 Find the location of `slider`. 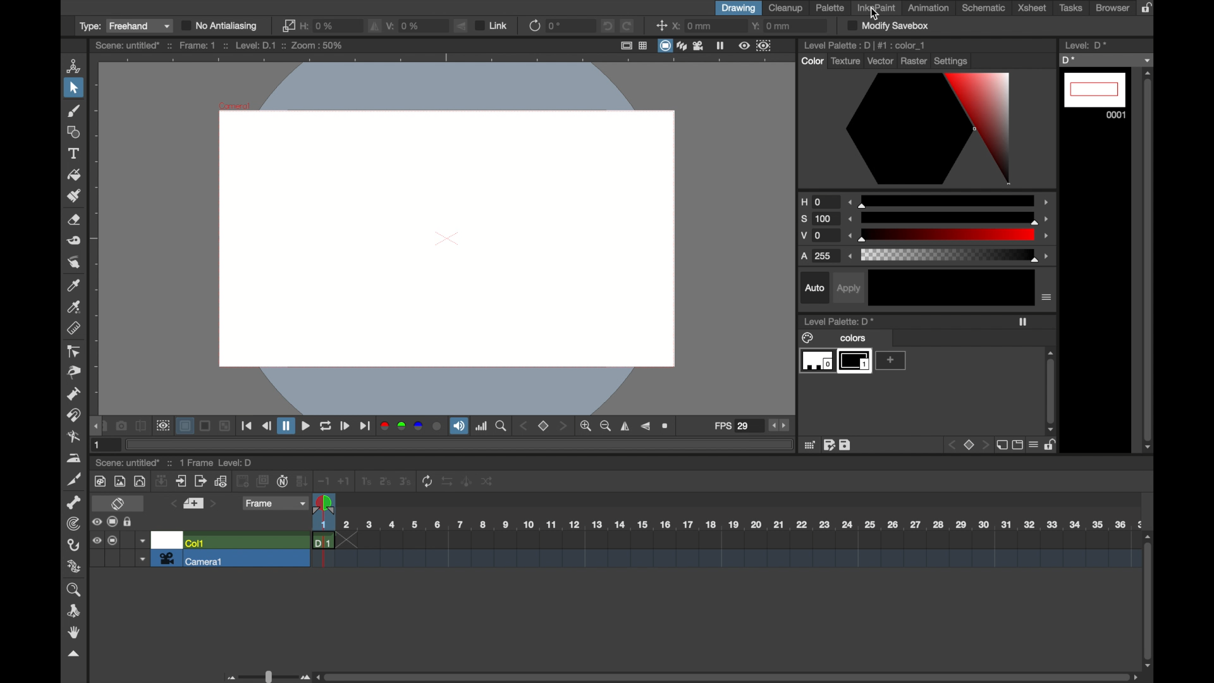

slider is located at coordinates (267, 676).